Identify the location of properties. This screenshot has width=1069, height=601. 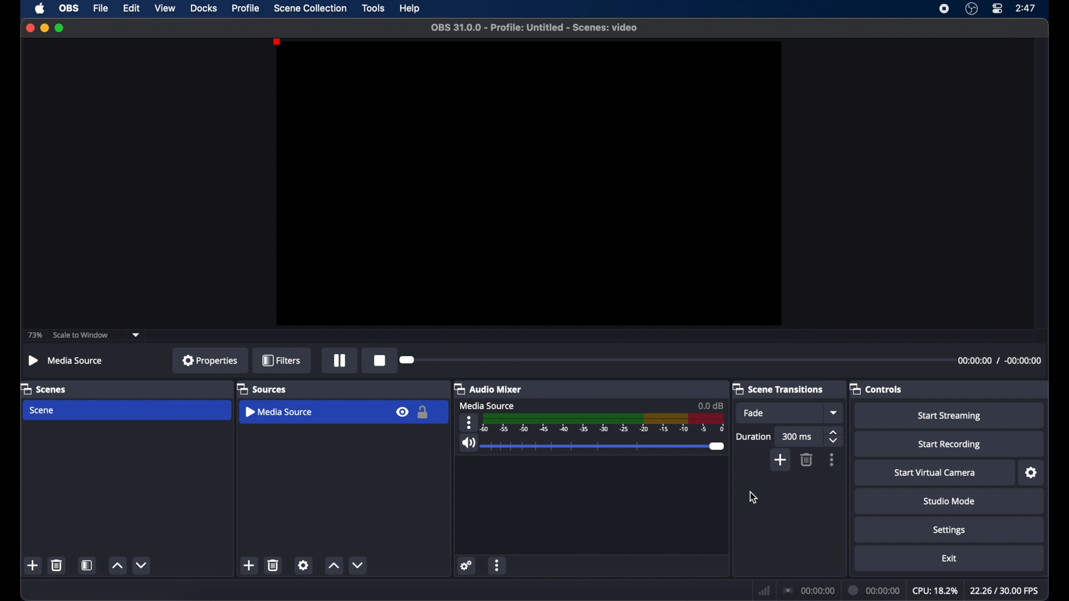
(210, 360).